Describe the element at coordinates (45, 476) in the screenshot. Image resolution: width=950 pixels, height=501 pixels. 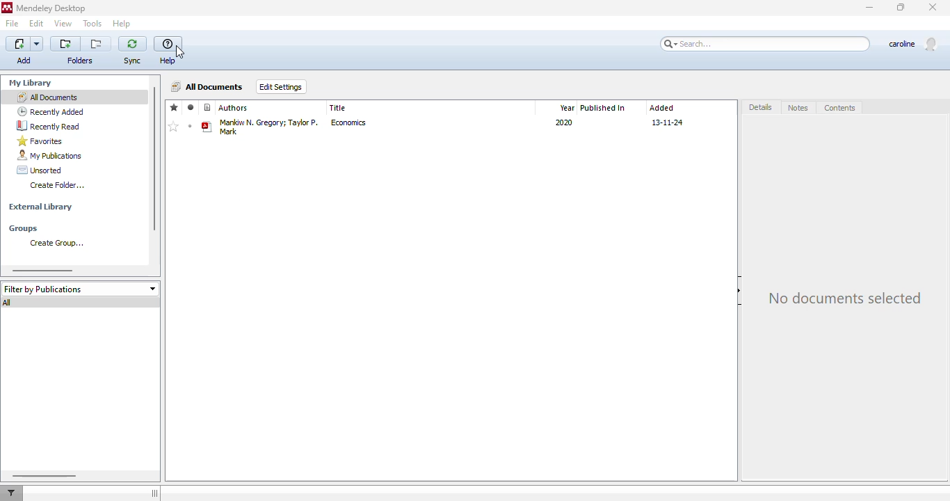
I see `horizontal scroll bar` at that location.